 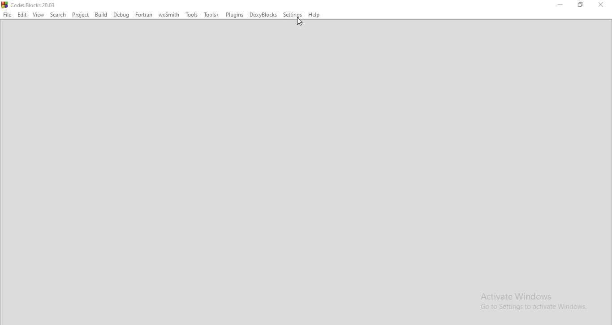 What do you see at coordinates (211, 15) in the screenshot?
I see `Tools+` at bounding box center [211, 15].